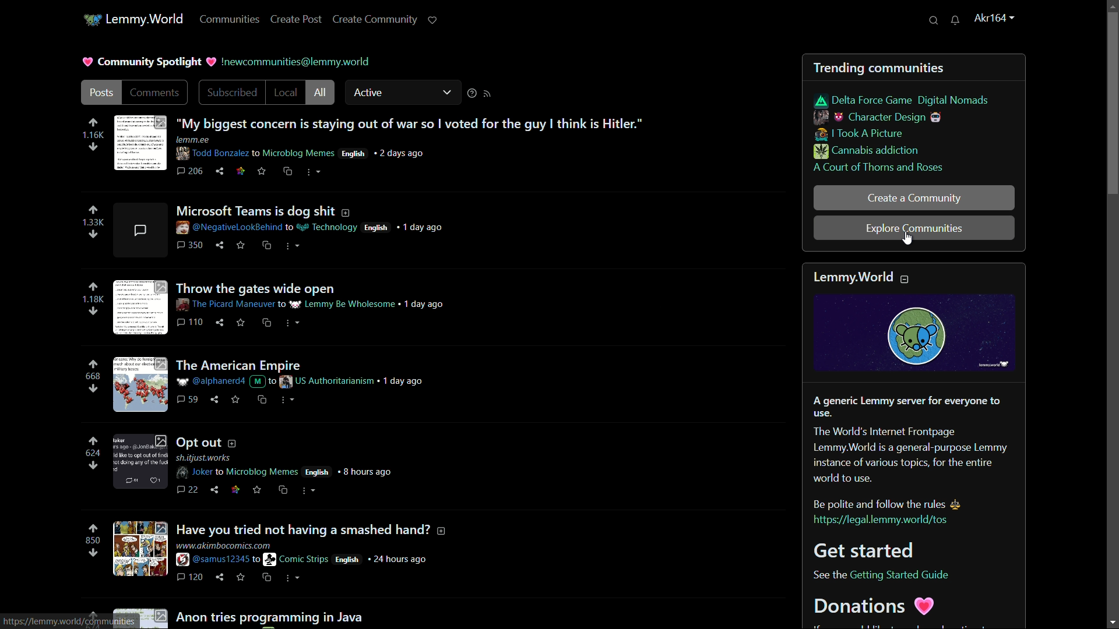 This screenshot has width=1119, height=629. Describe the element at coordinates (256, 286) in the screenshot. I see `post-3` at that location.